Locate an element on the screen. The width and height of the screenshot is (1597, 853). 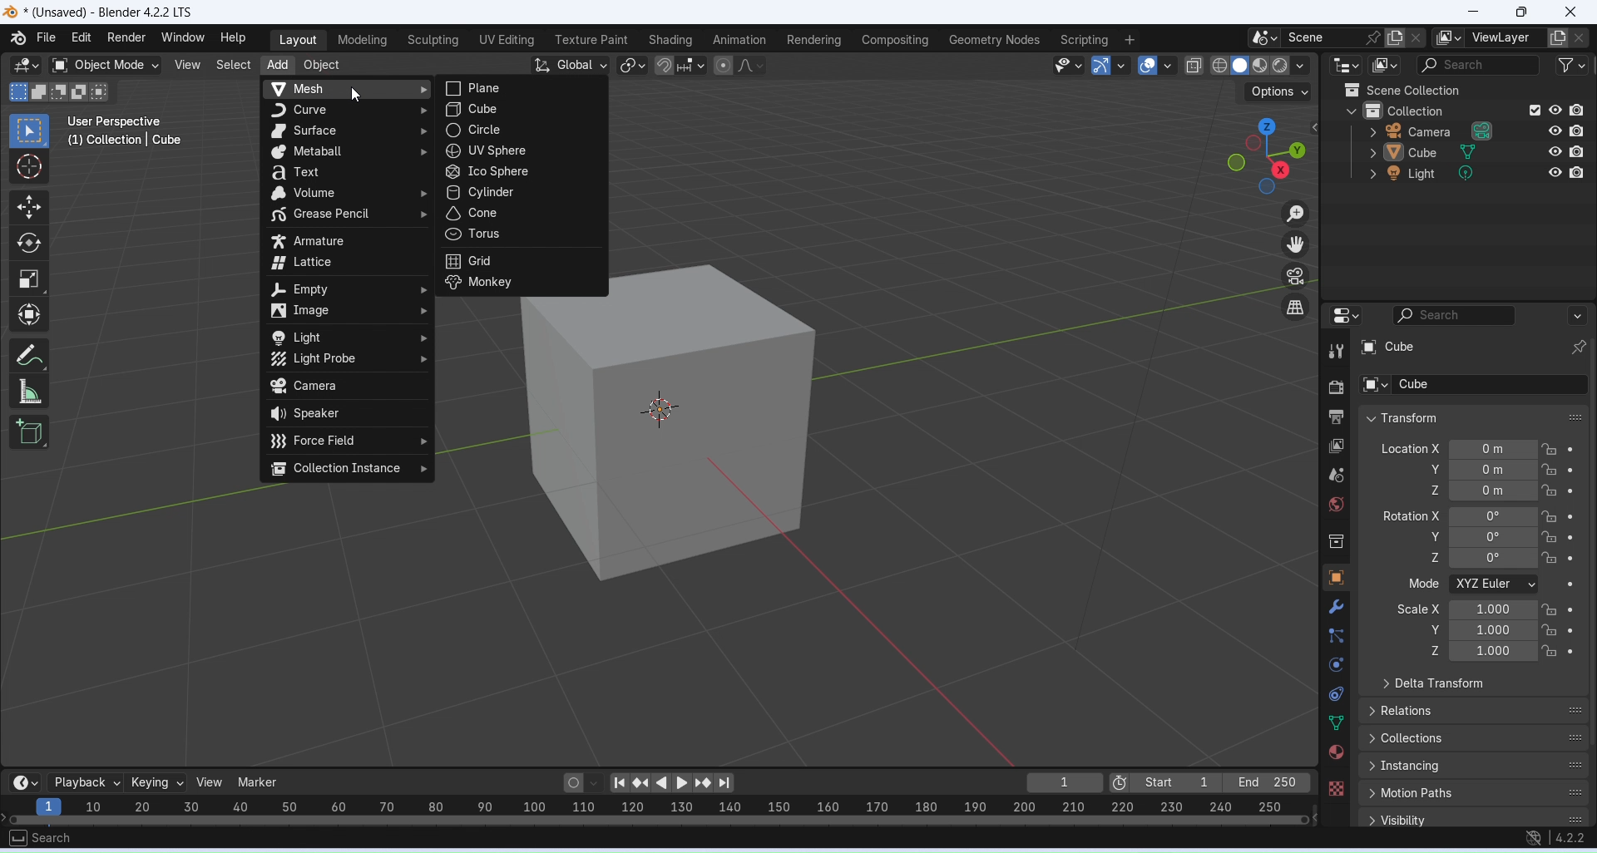
mesh is located at coordinates (346, 90).